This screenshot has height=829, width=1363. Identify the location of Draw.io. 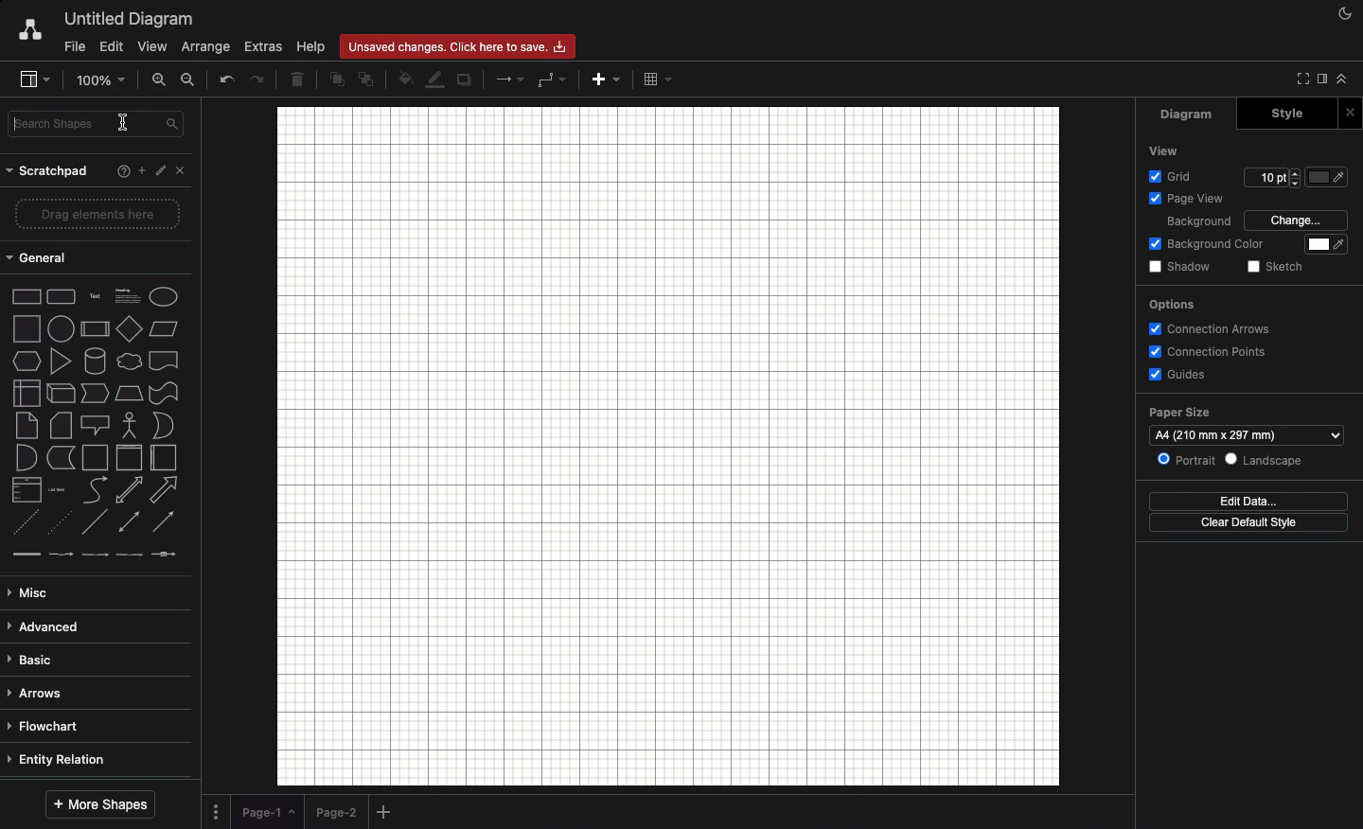
(29, 31).